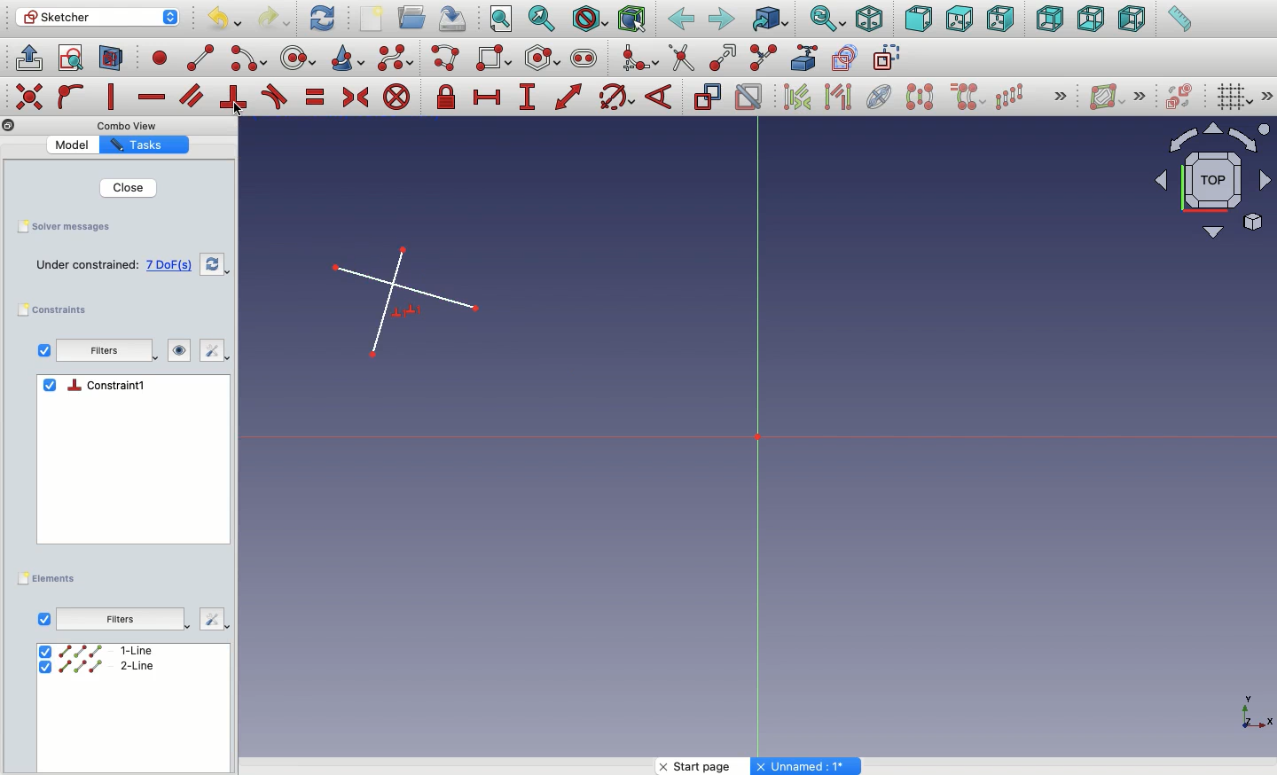 This screenshot has width=1277, height=775. I want to click on Edit, so click(214, 351).